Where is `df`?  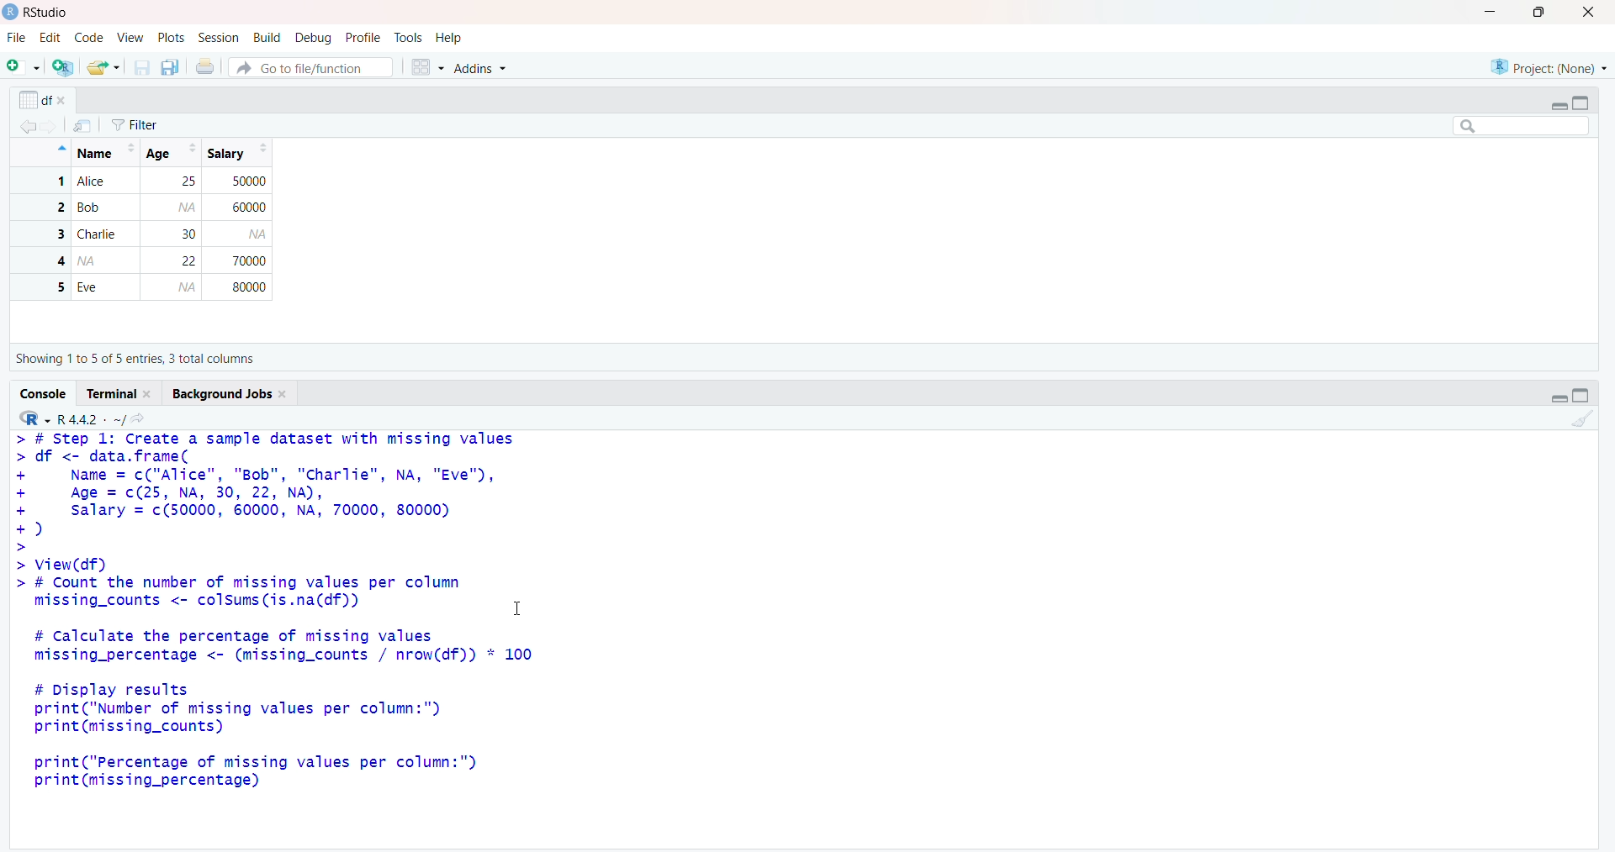 df is located at coordinates (44, 97).